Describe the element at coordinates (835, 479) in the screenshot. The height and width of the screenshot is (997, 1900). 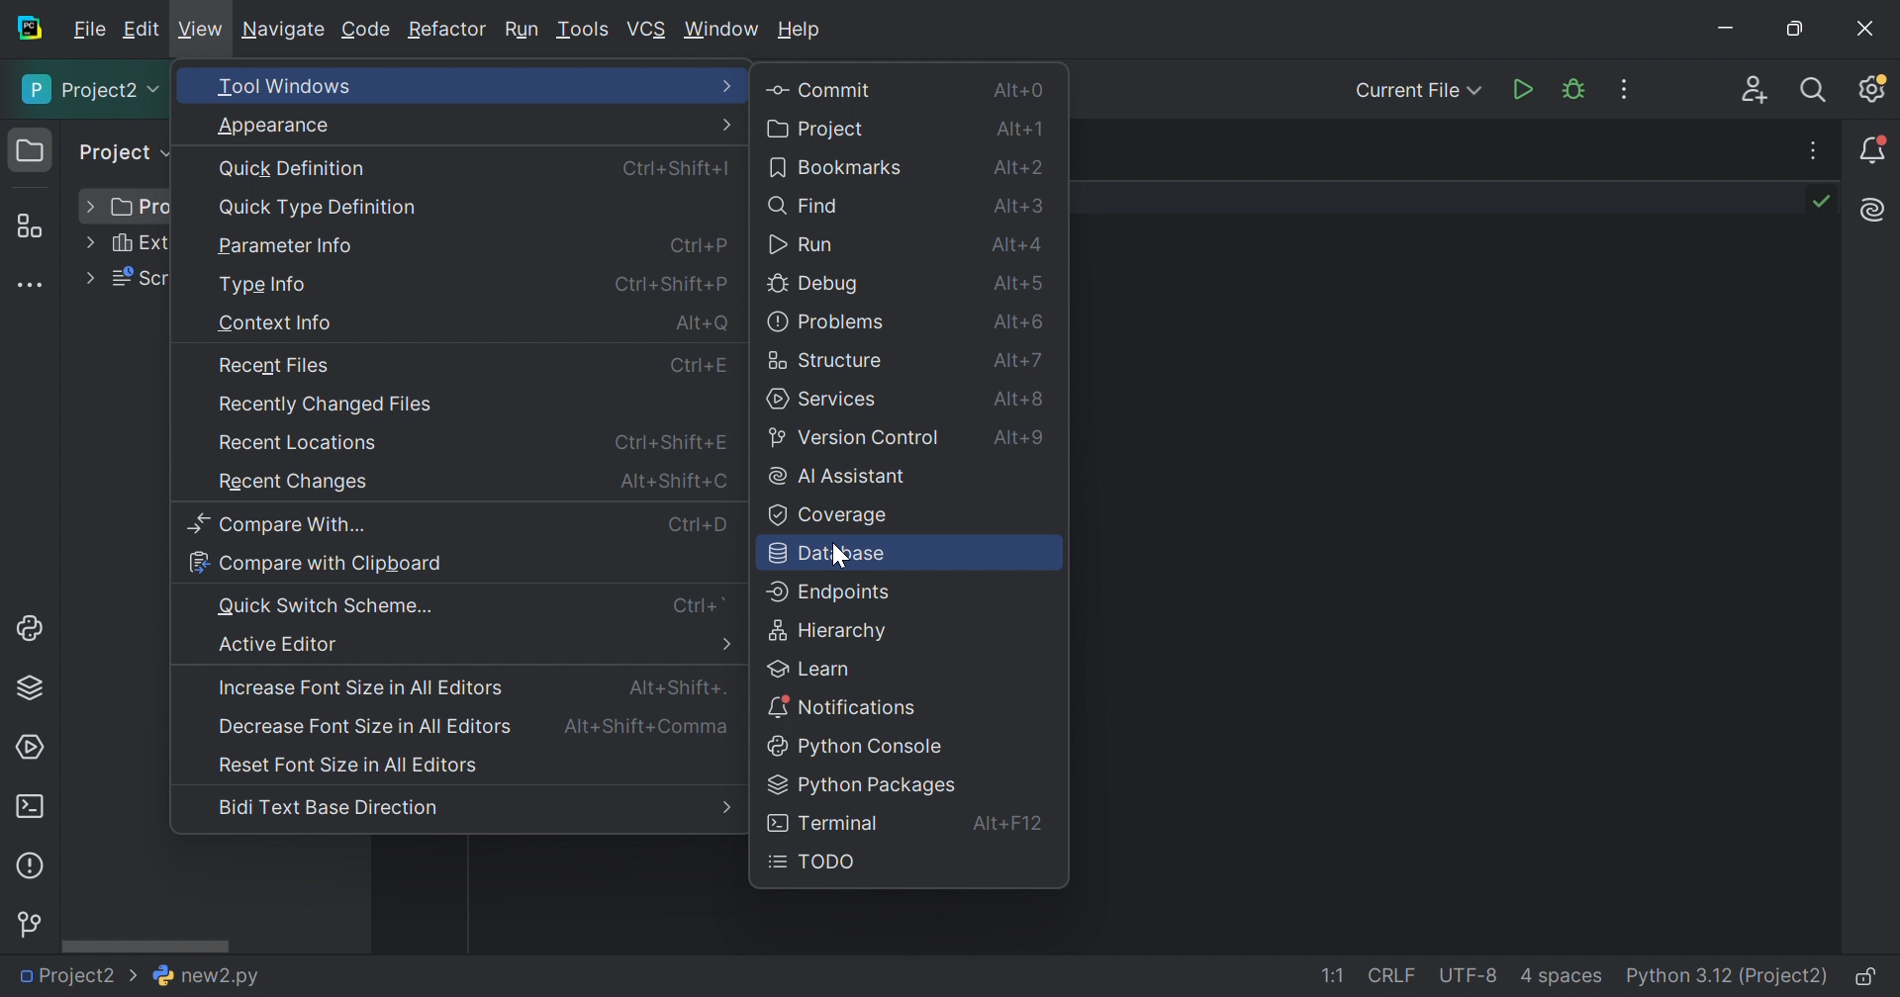
I see `AI Assistant` at that location.